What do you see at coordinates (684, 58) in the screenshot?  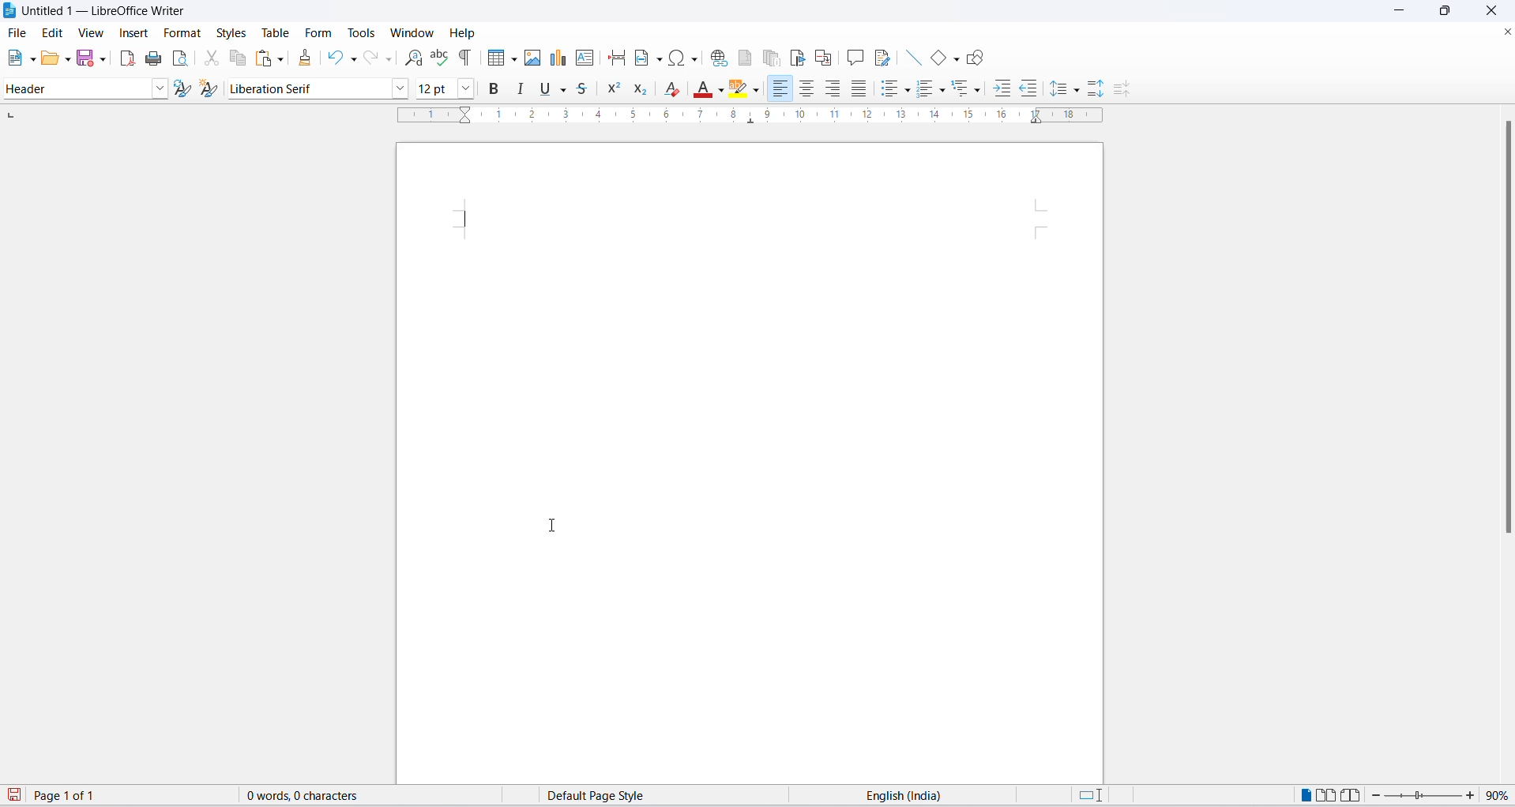 I see `insert special characters` at bounding box center [684, 58].